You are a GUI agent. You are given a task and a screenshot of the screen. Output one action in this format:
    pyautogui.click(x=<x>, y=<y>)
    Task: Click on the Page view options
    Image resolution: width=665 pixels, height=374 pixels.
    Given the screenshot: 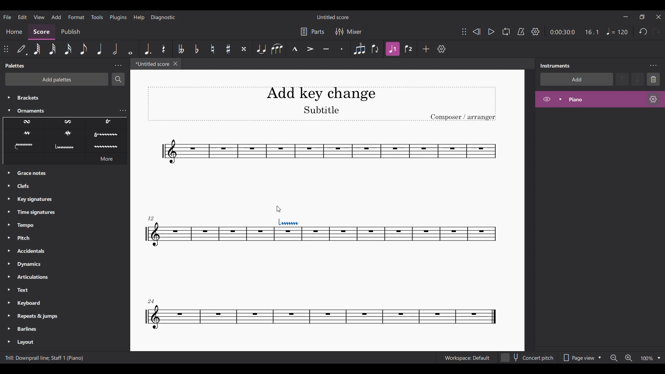 What is the action you would take?
    pyautogui.click(x=582, y=358)
    